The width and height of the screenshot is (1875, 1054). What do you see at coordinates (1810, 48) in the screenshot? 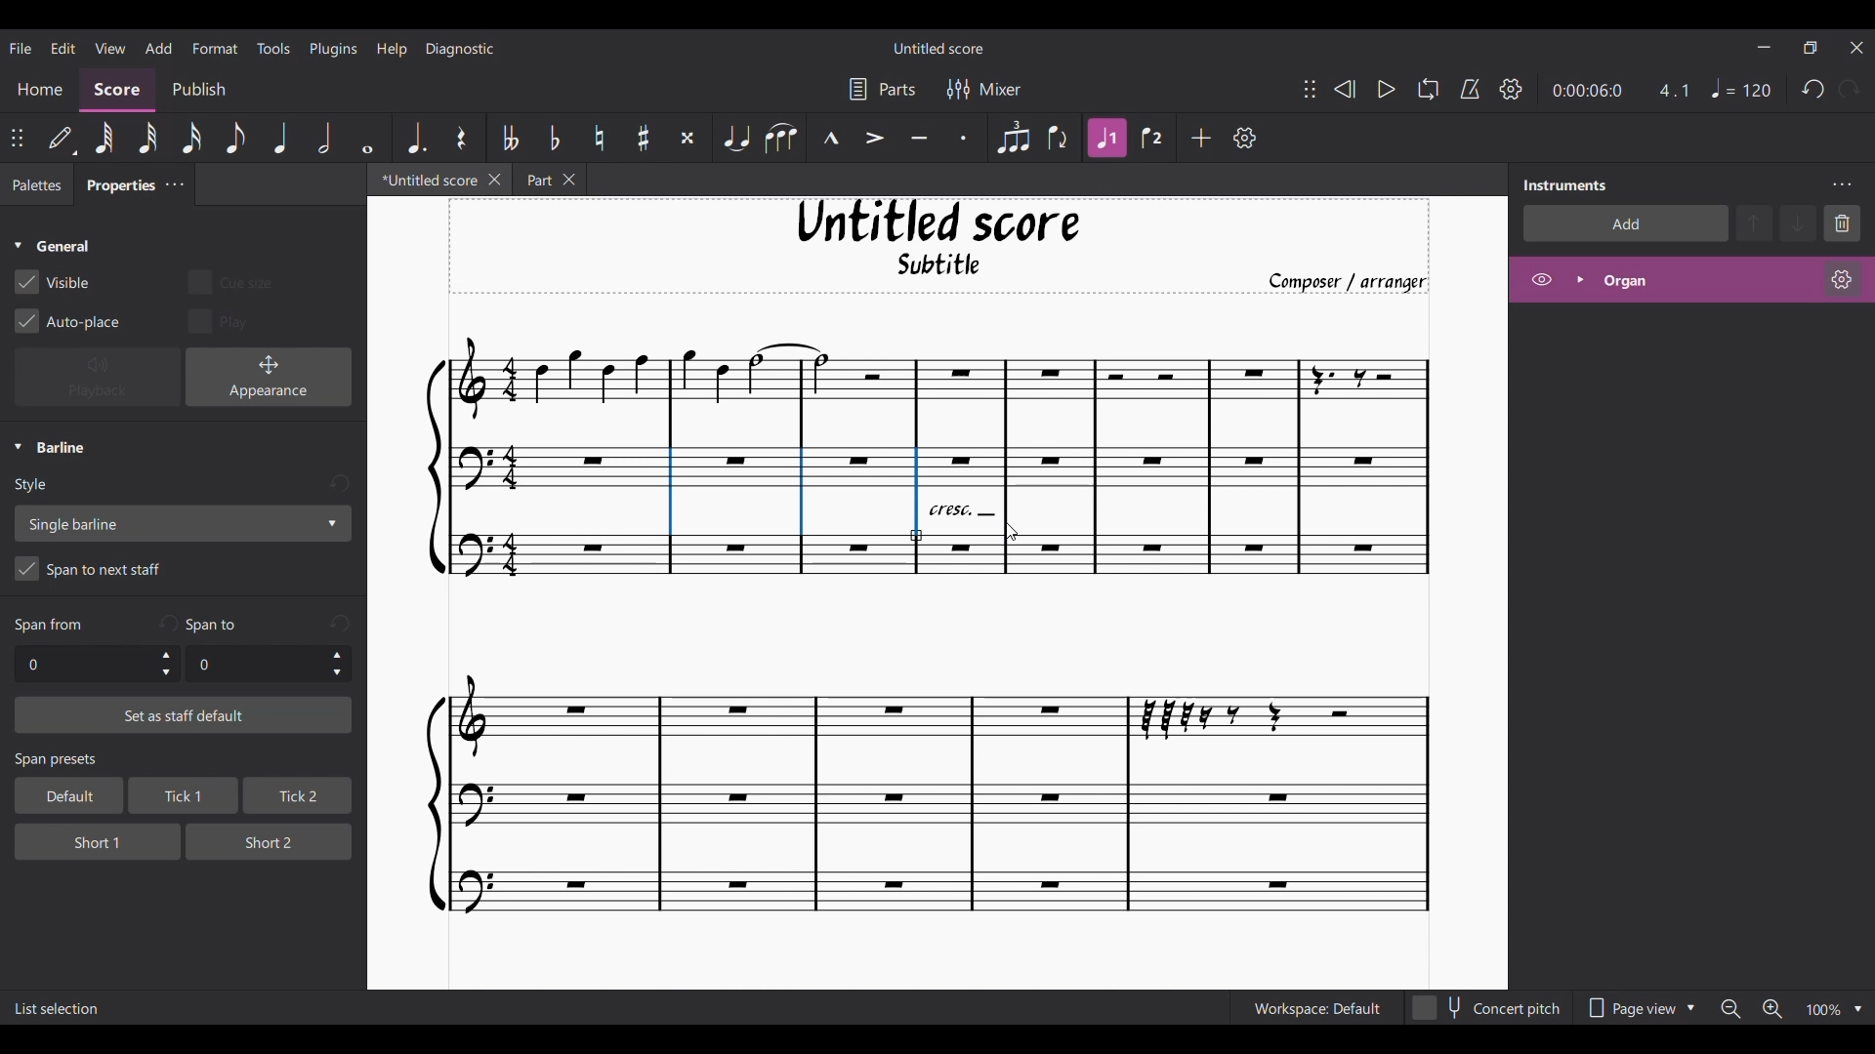
I see `Show interface in a smaller tab` at bounding box center [1810, 48].